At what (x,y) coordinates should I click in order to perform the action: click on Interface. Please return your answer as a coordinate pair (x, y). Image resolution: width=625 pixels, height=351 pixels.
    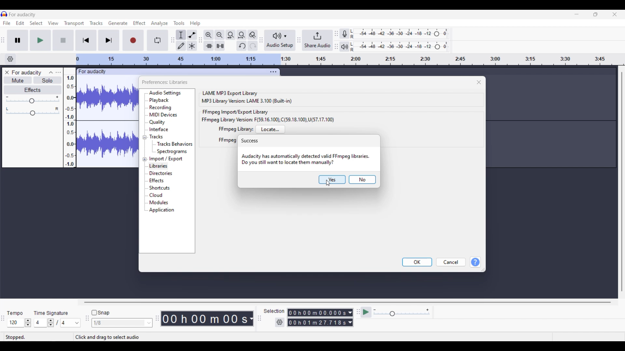
    Looking at the image, I should click on (159, 129).